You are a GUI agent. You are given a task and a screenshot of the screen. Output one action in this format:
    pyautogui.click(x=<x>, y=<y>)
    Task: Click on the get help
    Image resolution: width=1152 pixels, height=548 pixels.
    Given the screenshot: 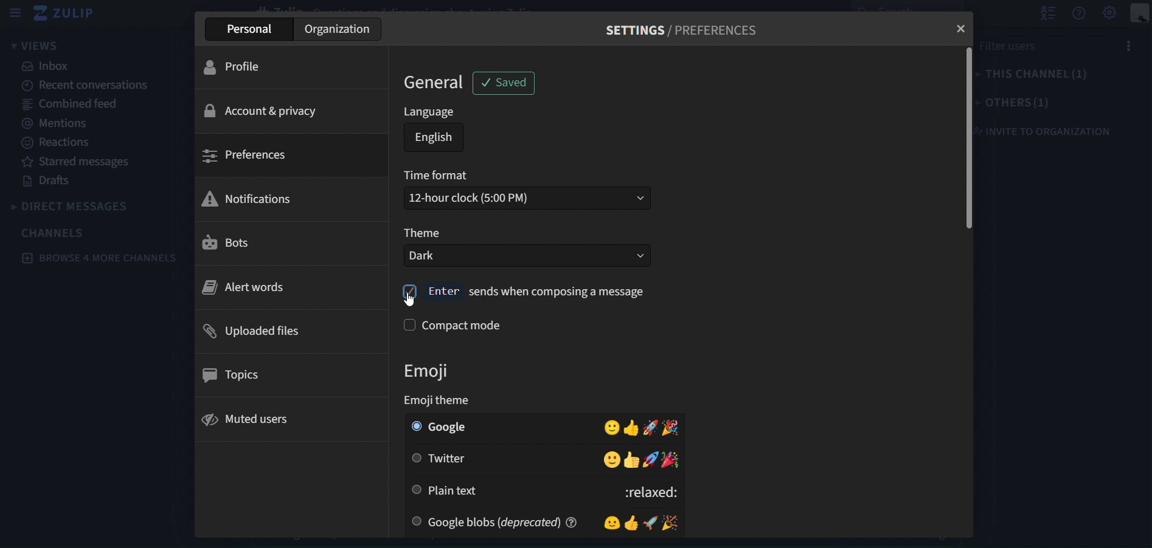 What is the action you would take?
    pyautogui.click(x=1080, y=14)
    